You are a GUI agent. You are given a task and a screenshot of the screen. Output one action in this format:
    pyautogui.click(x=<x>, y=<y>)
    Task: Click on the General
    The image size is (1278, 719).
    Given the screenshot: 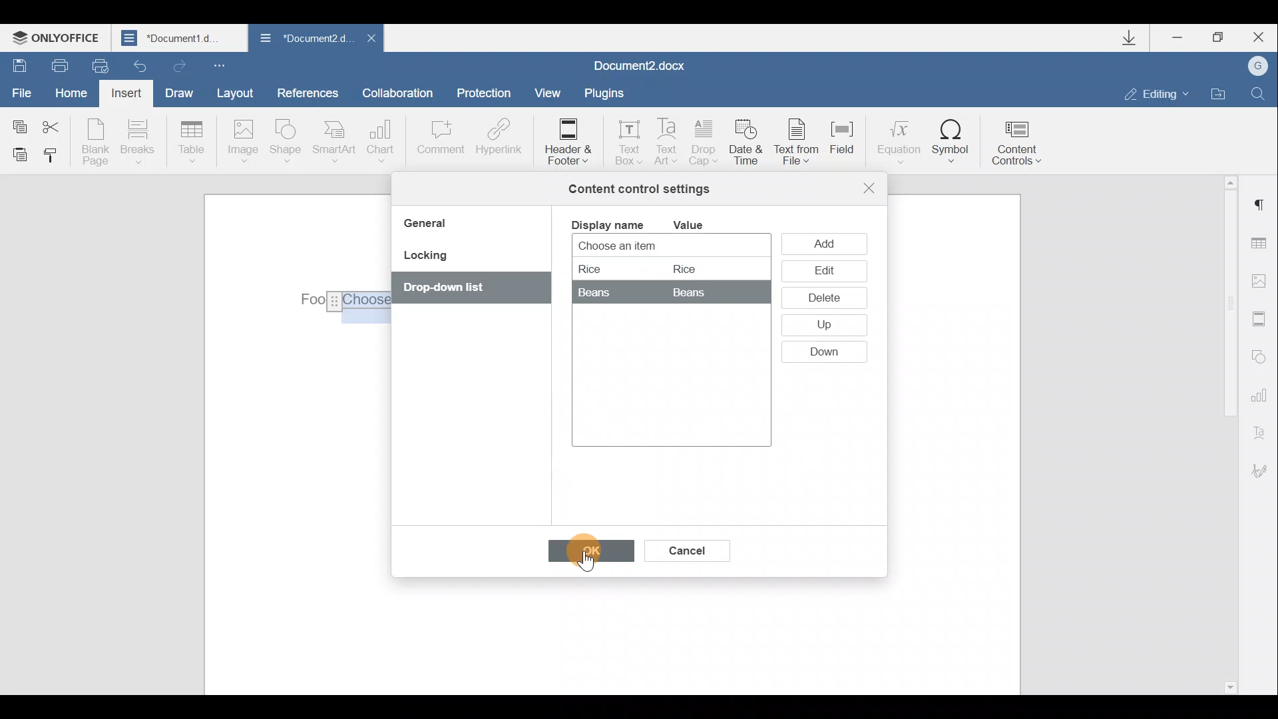 What is the action you would take?
    pyautogui.click(x=430, y=225)
    